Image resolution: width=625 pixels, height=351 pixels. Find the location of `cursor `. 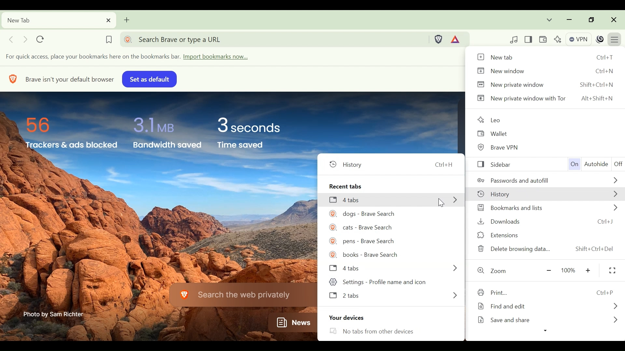

cursor  is located at coordinates (439, 202).